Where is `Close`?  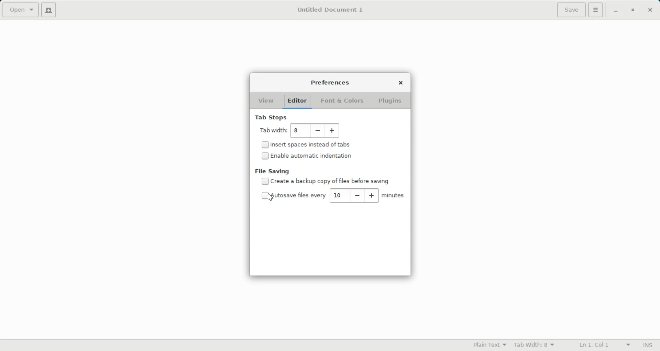 Close is located at coordinates (649, 10).